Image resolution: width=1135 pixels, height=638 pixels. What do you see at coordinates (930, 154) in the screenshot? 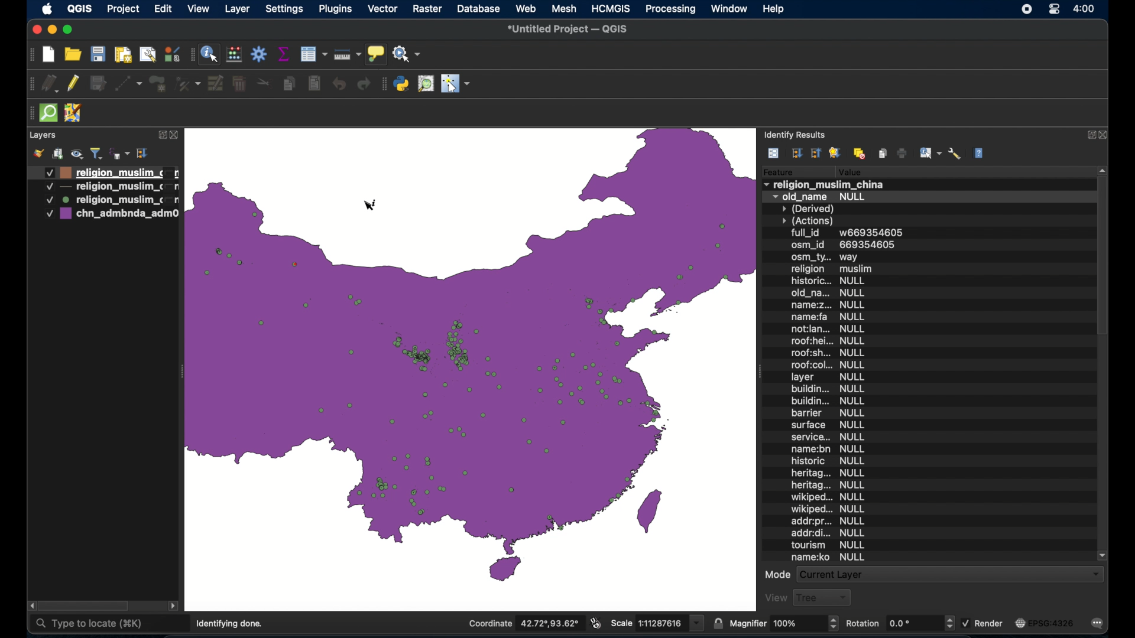
I see `identify features` at bounding box center [930, 154].